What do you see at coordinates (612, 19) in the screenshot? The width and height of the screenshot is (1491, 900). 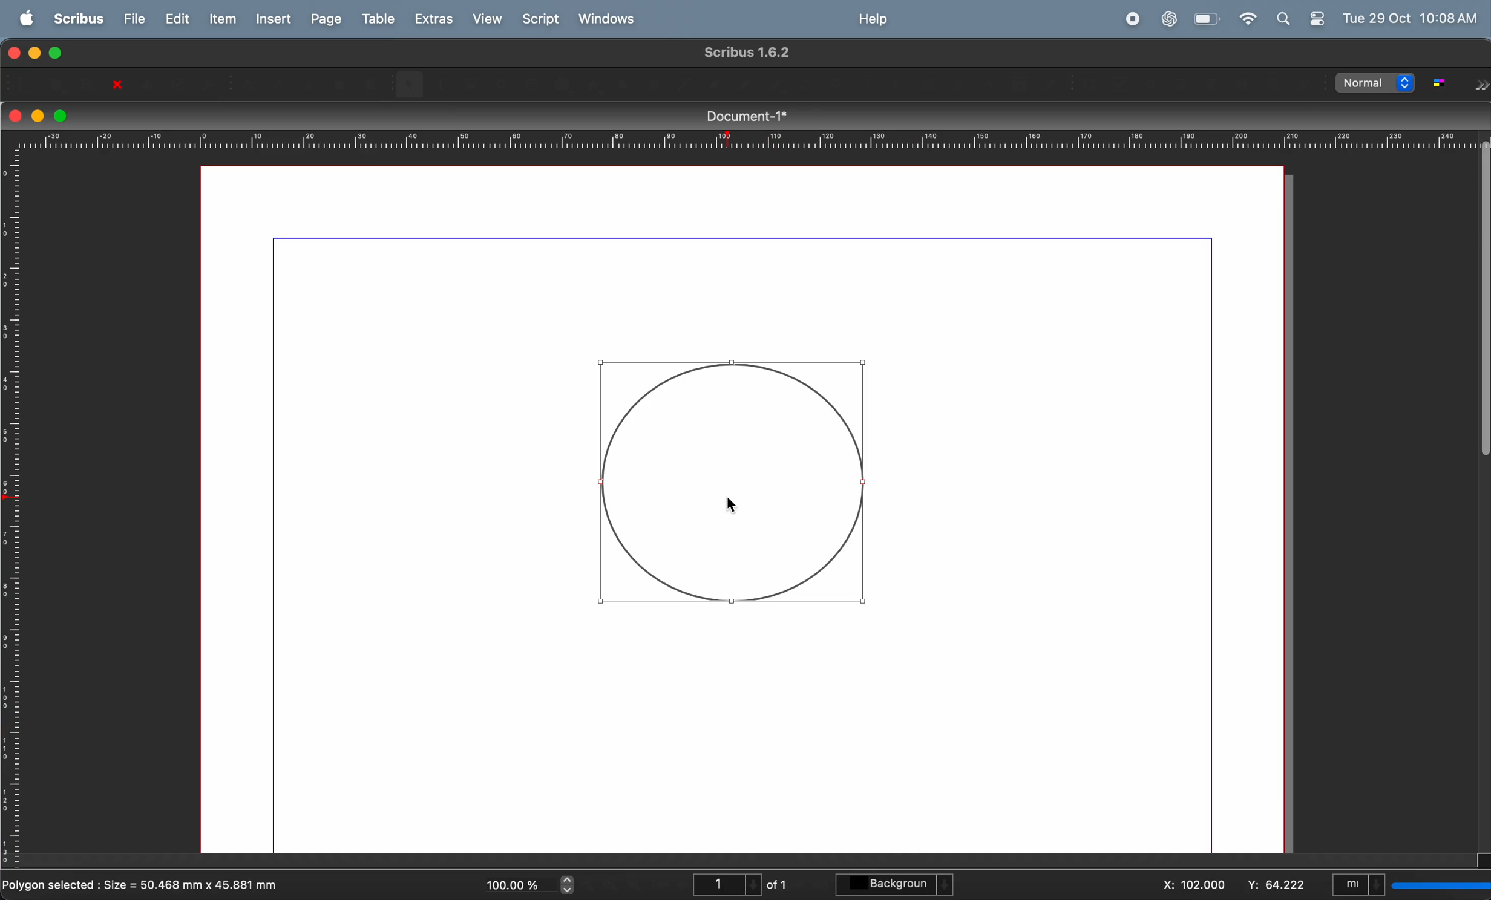 I see `windows` at bounding box center [612, 19].